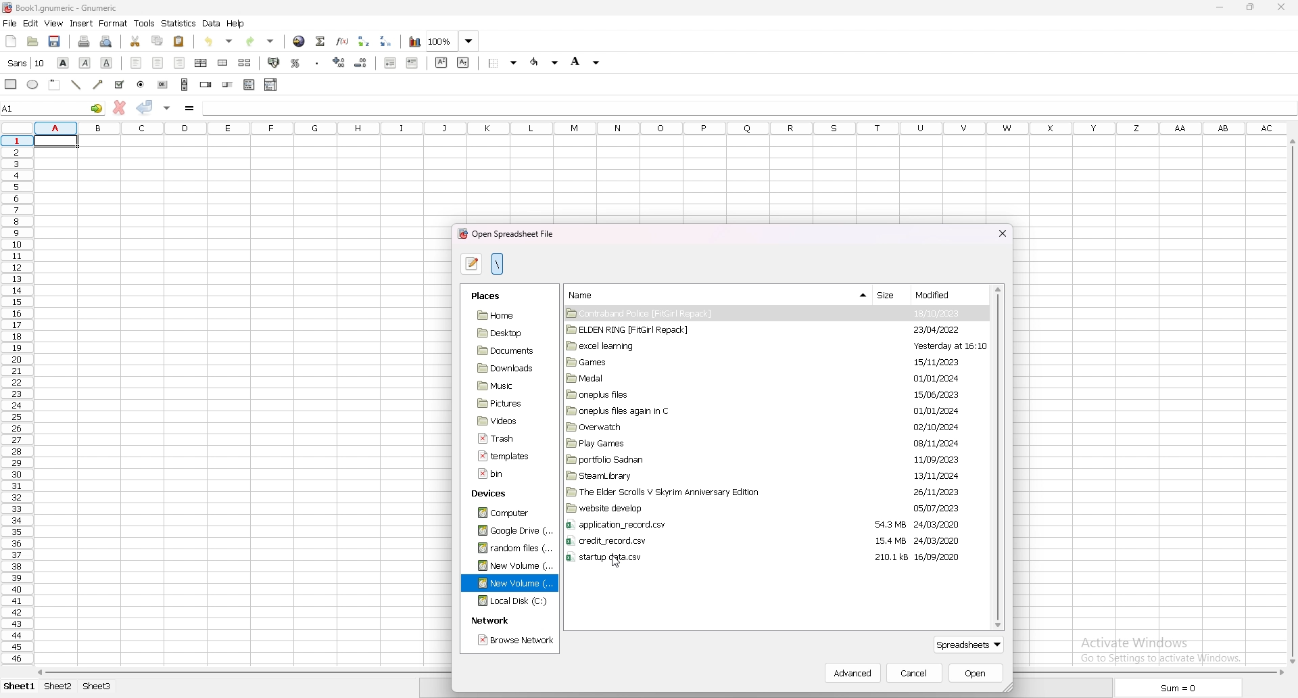  What do you see at coordinates (81, 24) in the screenshot?
I see `insert` at bounding box center [81, 24].